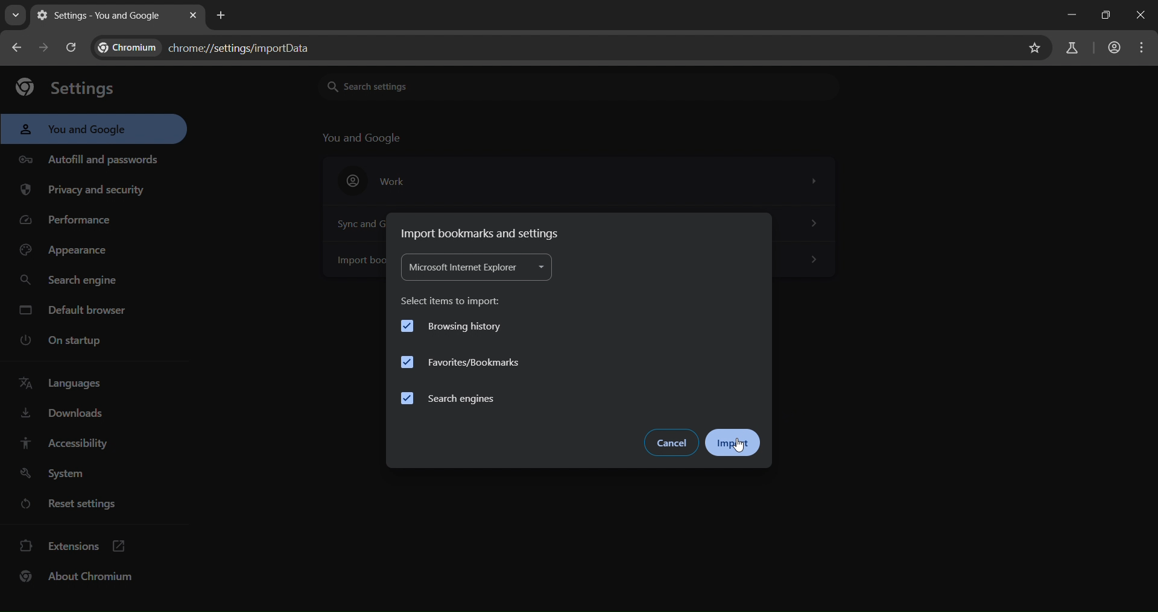 This screenshot has height=612, width=1158. Describe the element at coordinates (475, 269) in the screenshot. I see `microsoft internet explorer` at that location.